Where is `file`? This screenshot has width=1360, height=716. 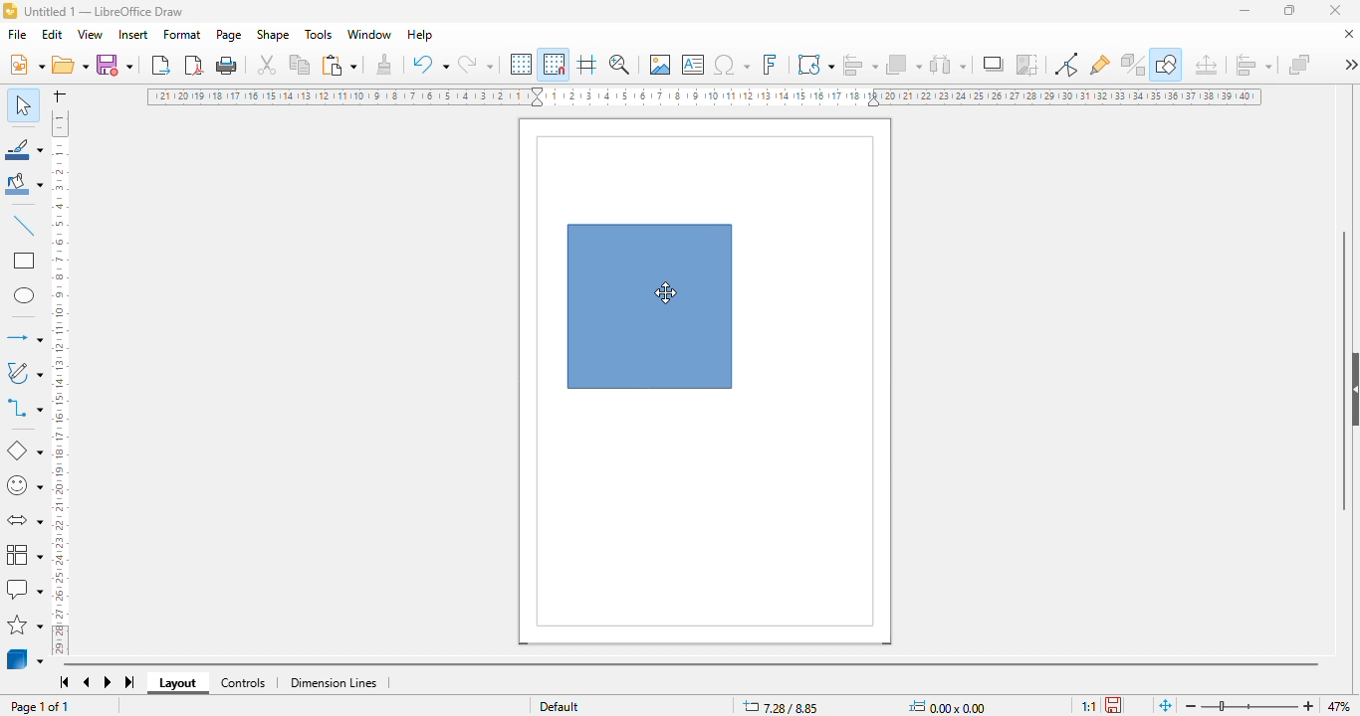
file is located at coordinates (17, 34).